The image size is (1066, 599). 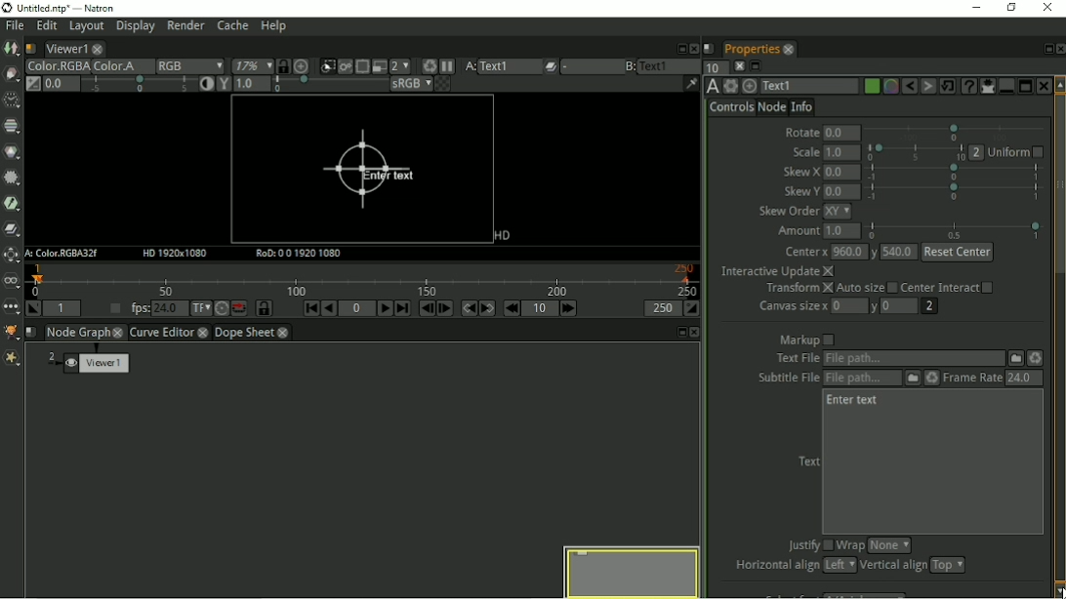 I want to click on cursor, so click(x=1059, y=590).